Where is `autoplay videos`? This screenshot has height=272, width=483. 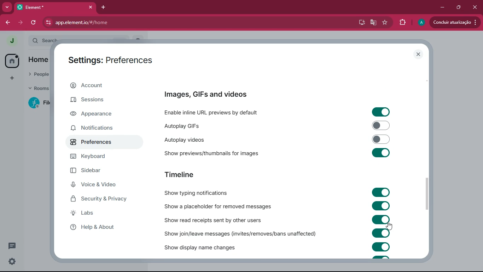
autoplay videos is located at coordinates (222, 139).